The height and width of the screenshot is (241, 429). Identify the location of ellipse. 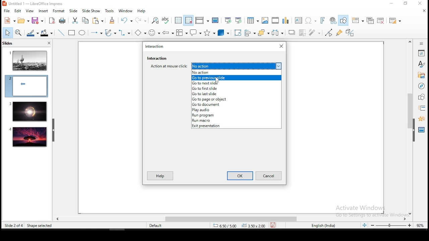
(82, 33).